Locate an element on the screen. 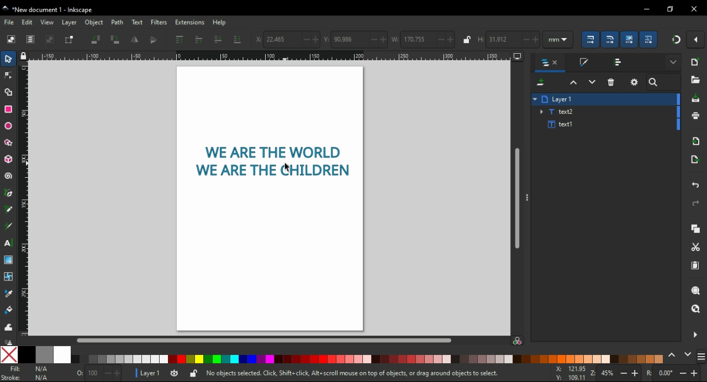 This screenshot has width=707, height=382. new is located at coordinates (694, 62).